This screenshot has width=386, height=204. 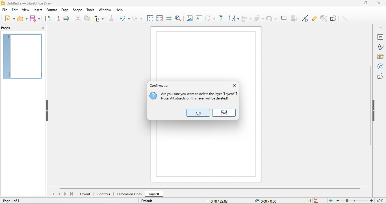 What do you see at coordinates (366, 4) in the screenshot?
I see `maximize` at bounding box center [366, 4].